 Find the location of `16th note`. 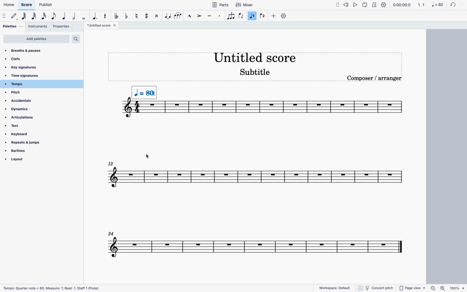

16th note is located at coordinates (43, 16).